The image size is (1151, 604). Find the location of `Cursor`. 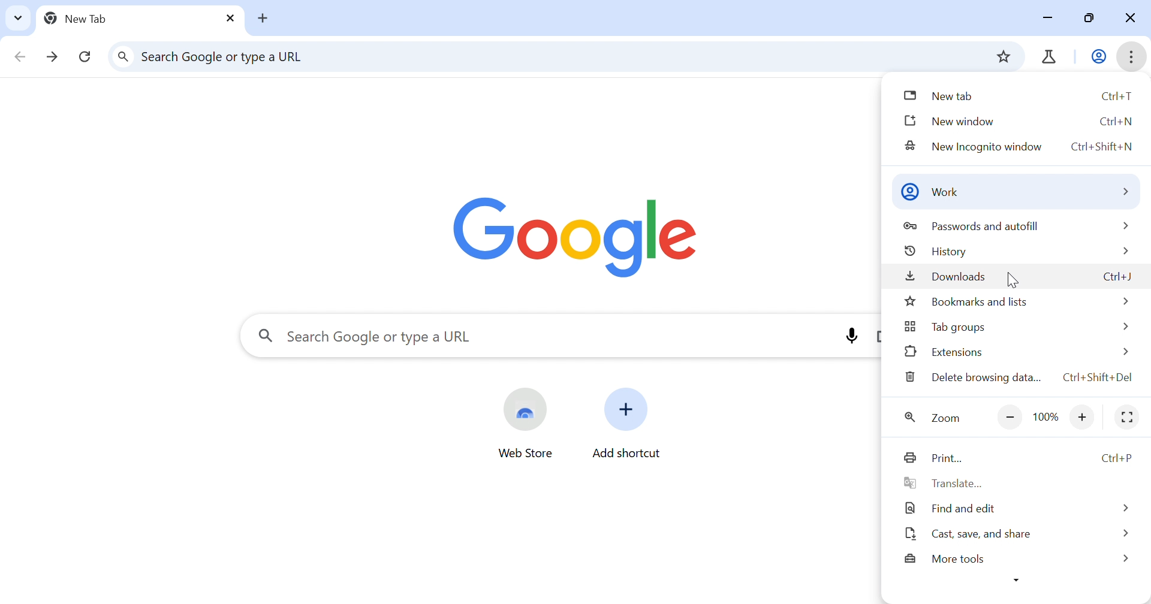

Cursor is located at coordinates (1016, 280).